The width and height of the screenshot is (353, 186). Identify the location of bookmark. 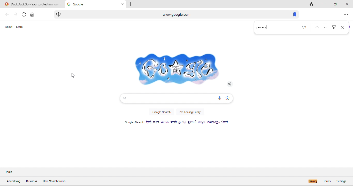
(293, 14).